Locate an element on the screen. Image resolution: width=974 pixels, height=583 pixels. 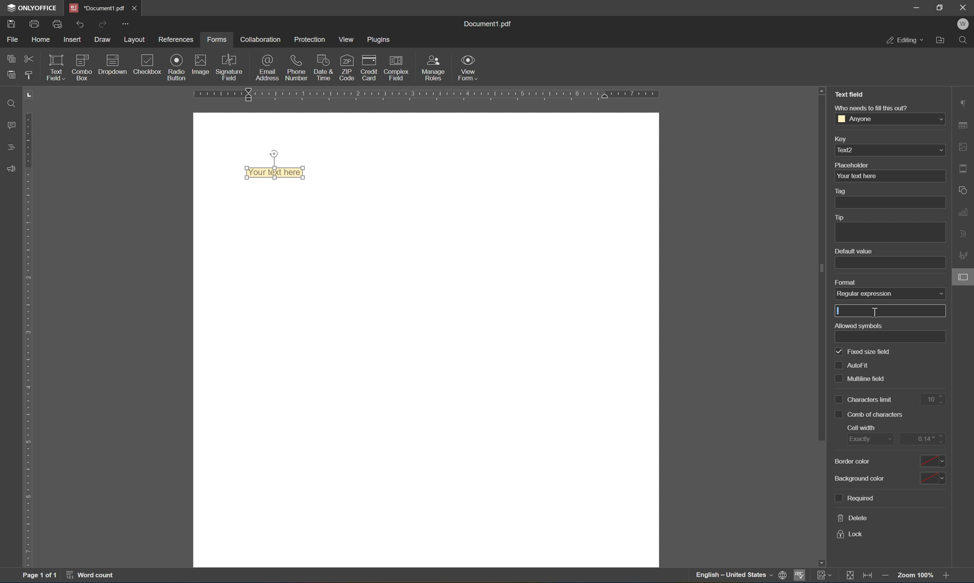
plugins is located at coordinates (381, 39).